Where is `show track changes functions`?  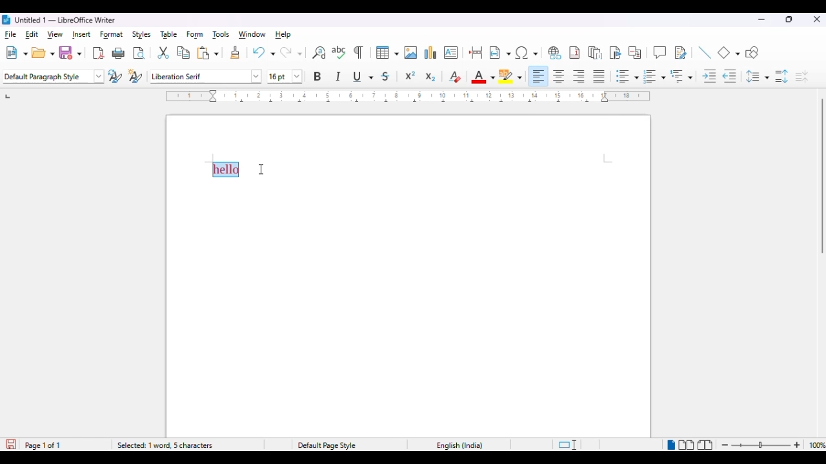
show track changes functions is located at coordinates (680, 53).